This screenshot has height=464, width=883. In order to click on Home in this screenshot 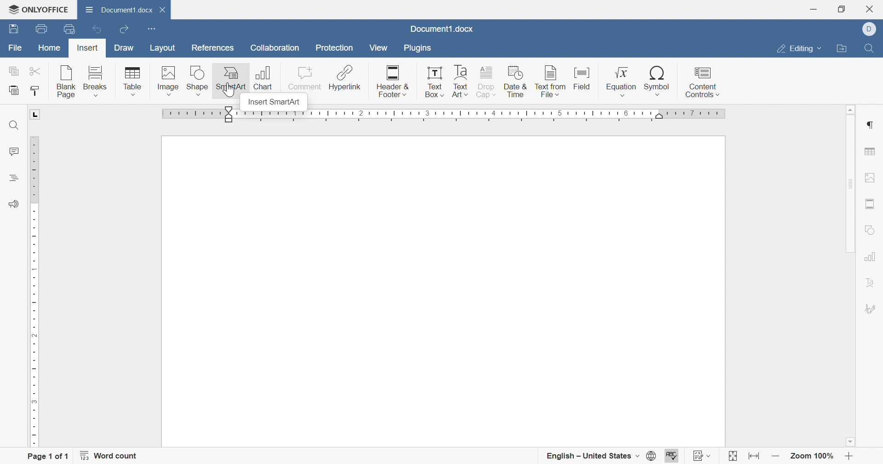, I will do `click(50, 48)`.